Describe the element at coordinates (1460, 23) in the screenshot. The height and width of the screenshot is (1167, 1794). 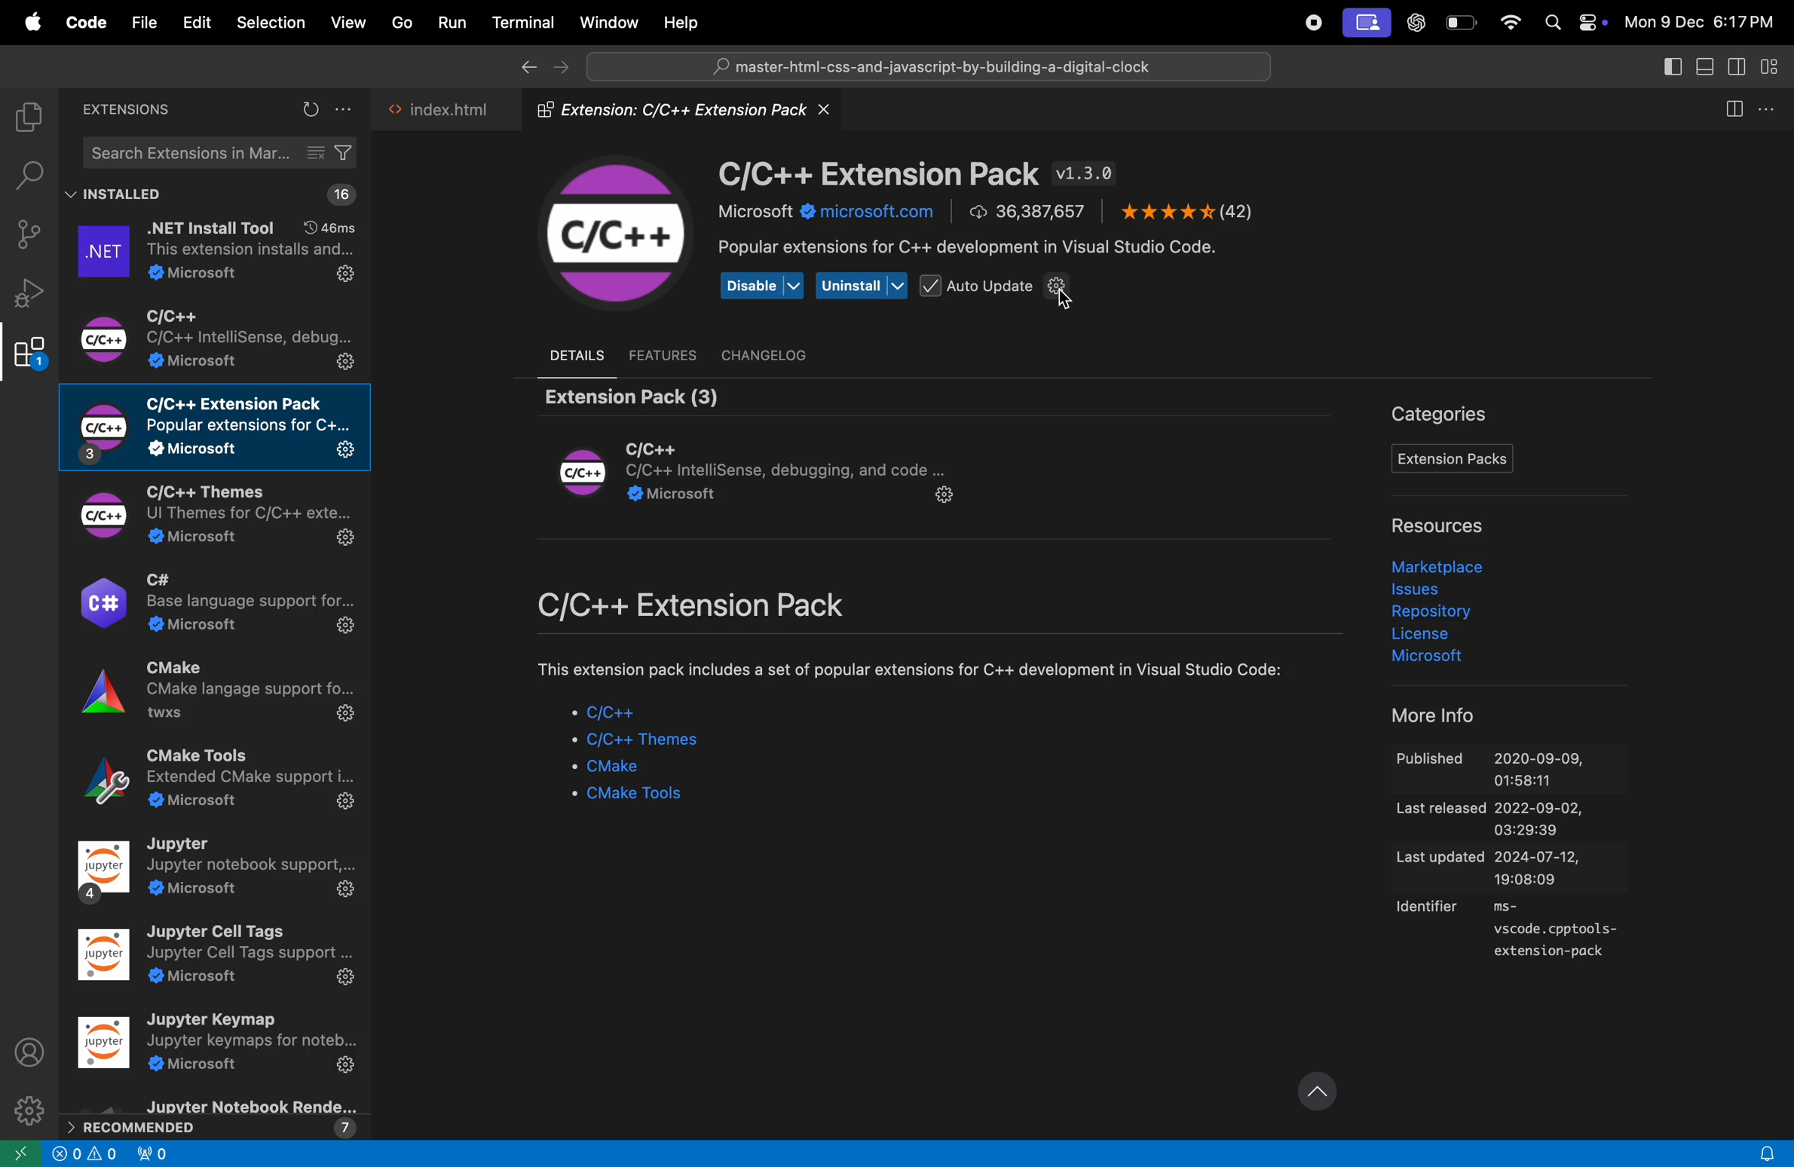
I see `battery` at that location.